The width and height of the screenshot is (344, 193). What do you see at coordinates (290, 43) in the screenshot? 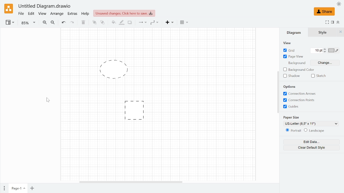
I see `View` at bounding box center [290, 43].